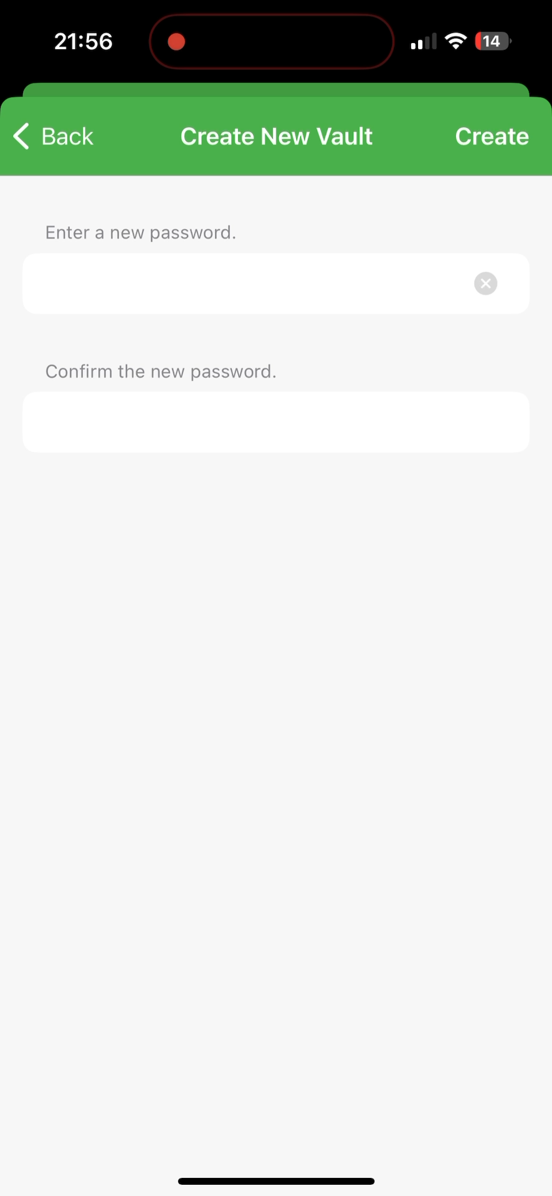 This screenshot has width=552, height=1196. I want to click on enter a new password, so click(140, 228).